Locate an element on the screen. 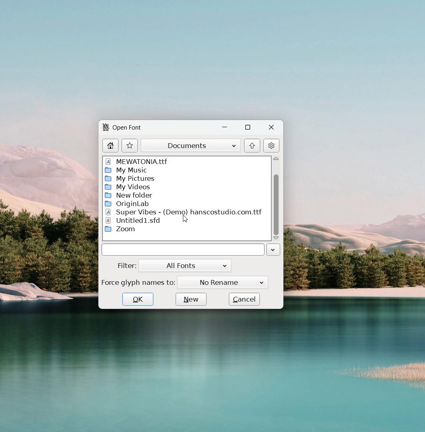 This screenshot has width=425, height=432. new is located at coordinates (191, 299).